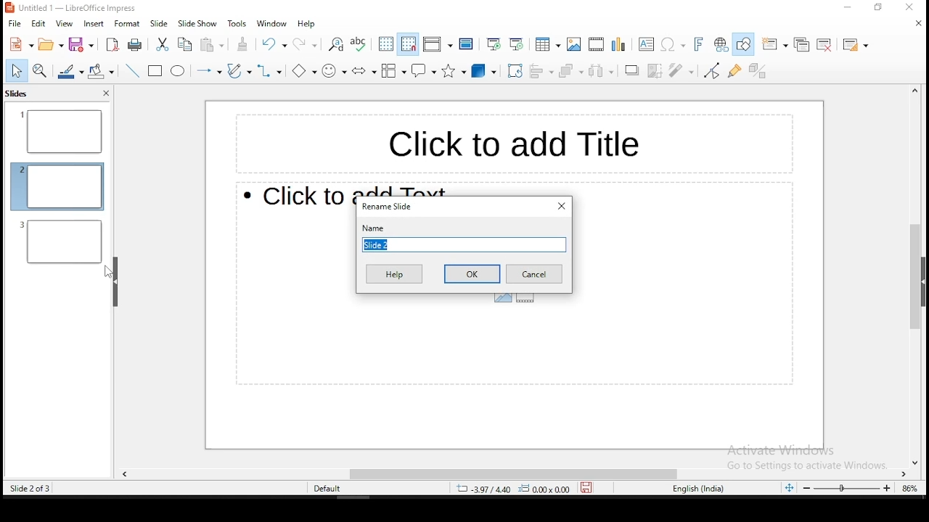  I want to click on 3D shapes, so click(485, 72).